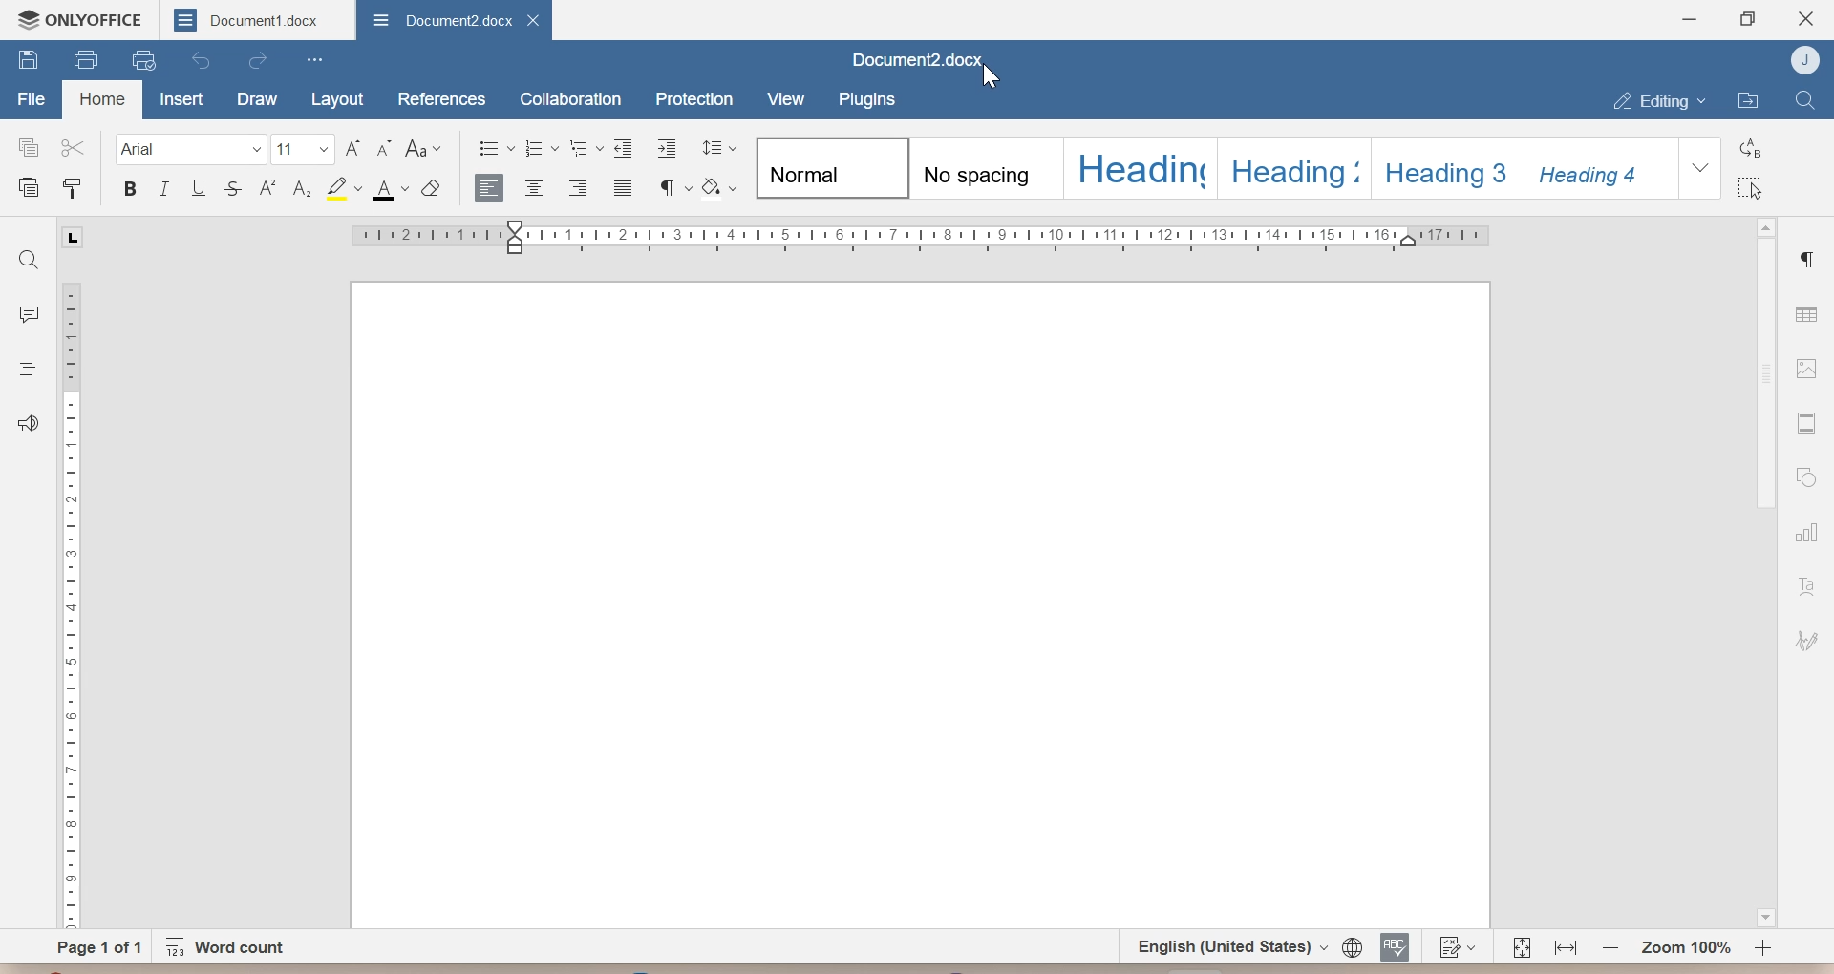 This screenshot has height=974, width=1834. I want to click on Insert, so click(182, 98).